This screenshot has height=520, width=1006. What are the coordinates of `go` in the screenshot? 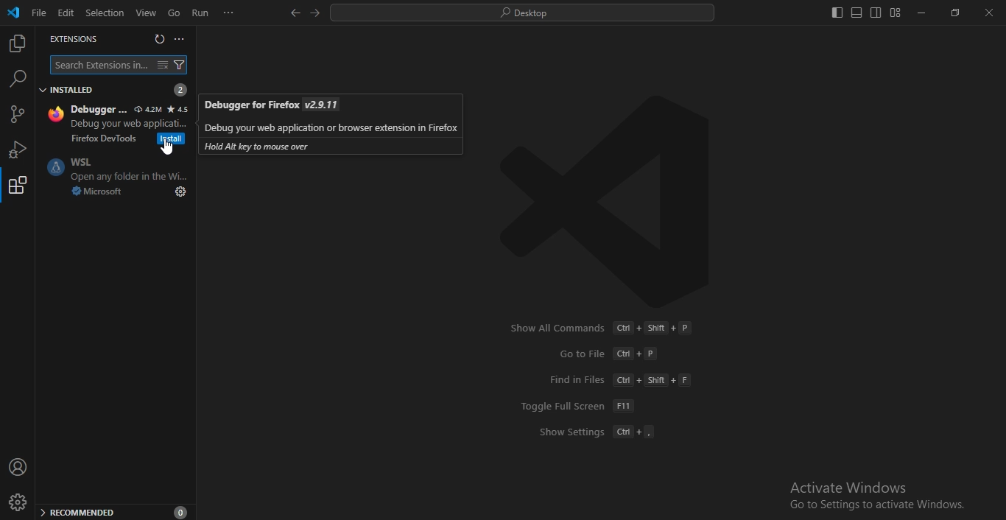 It's located at (172, 13).